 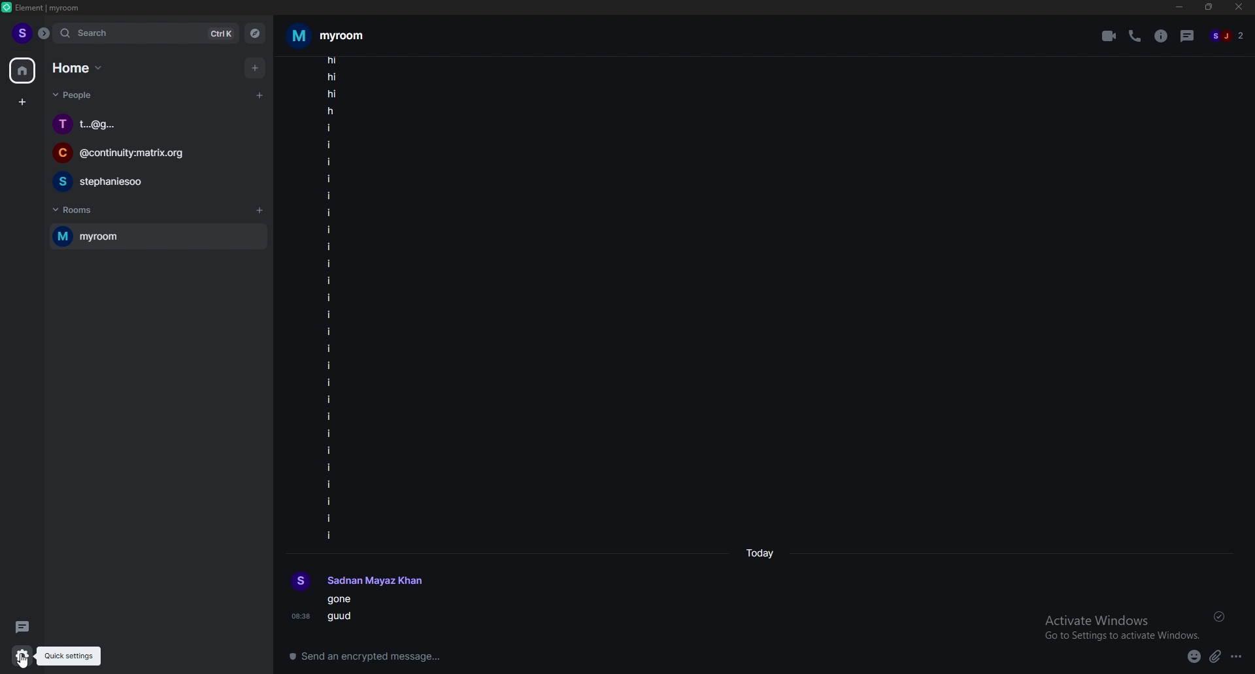 What do you see at coordinates (1180, 8) in the screenshot?
I see `minimize` at bounding box center [1180, 8].